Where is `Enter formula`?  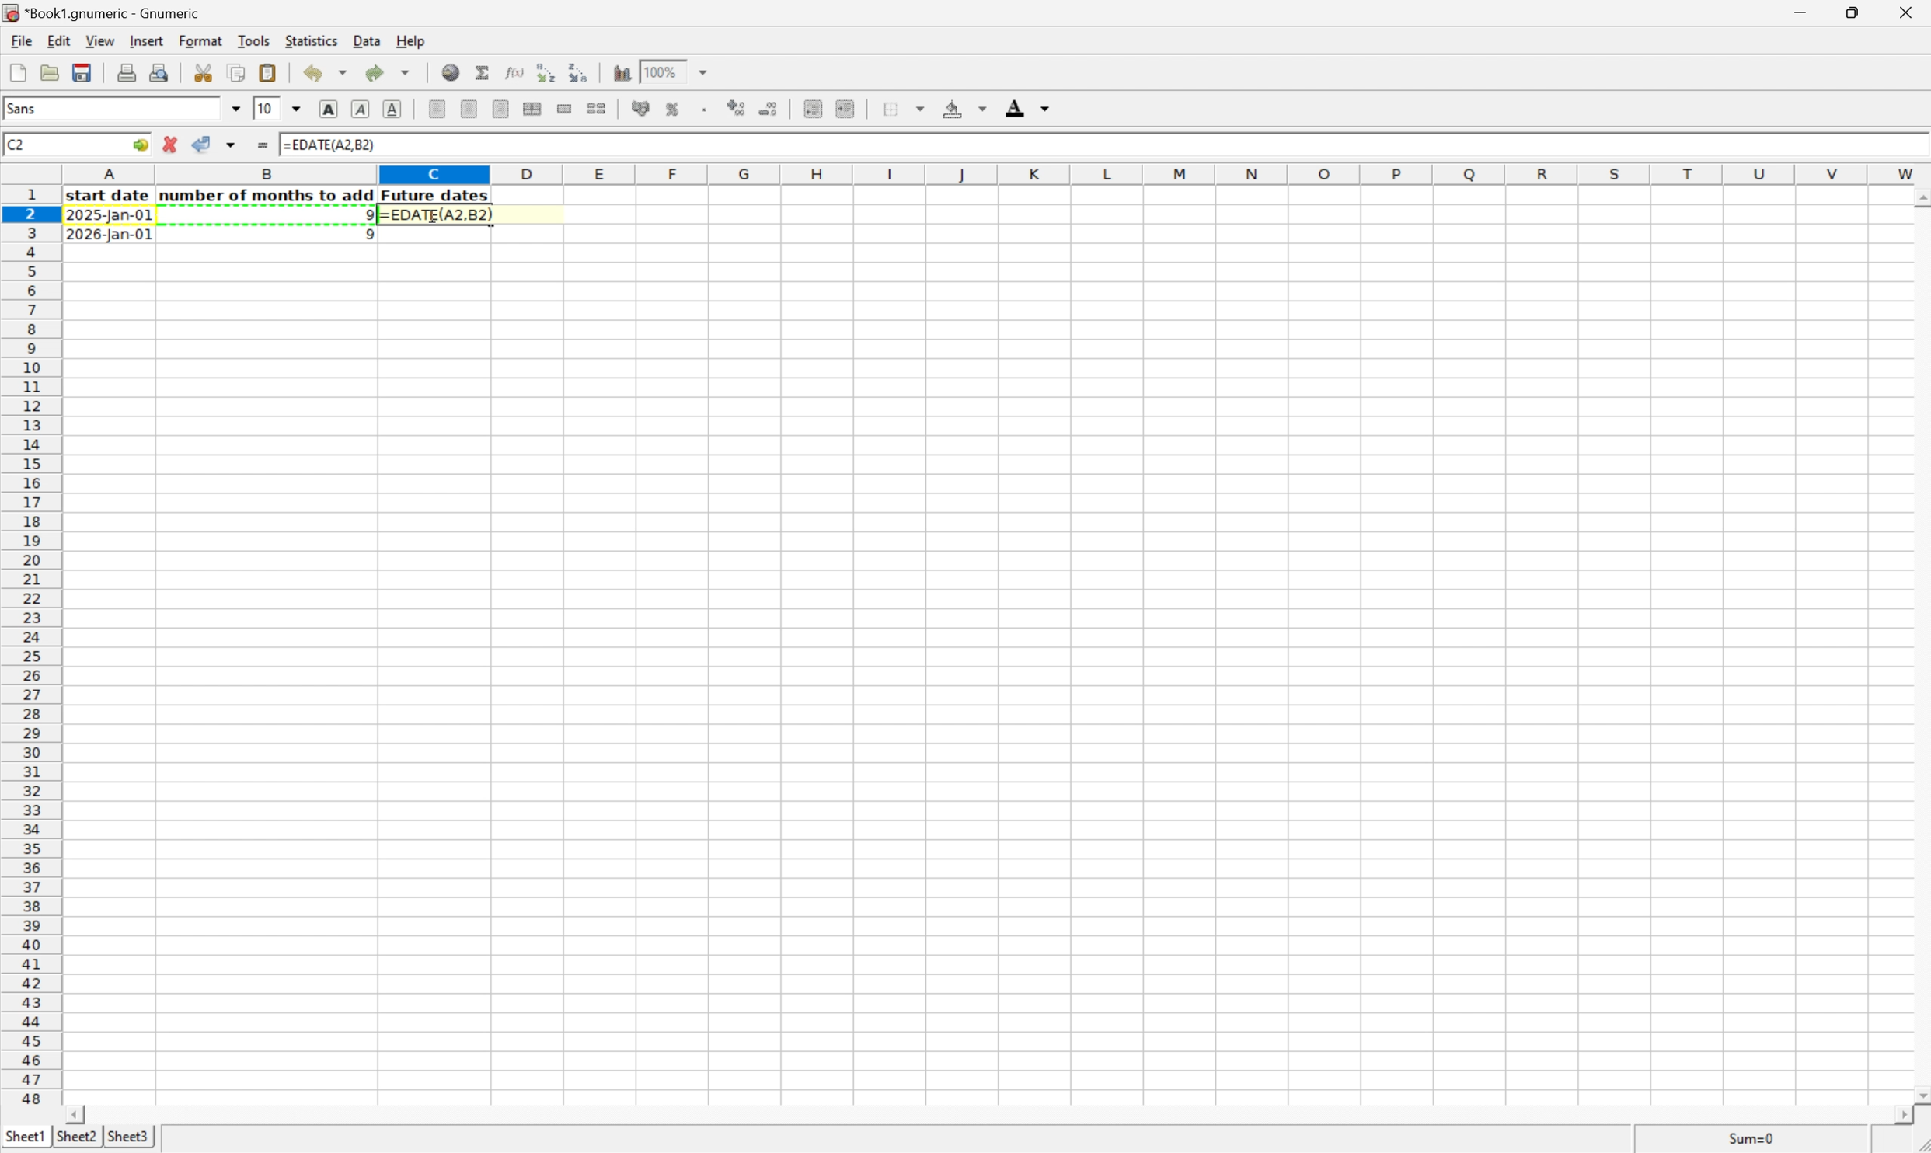
Enter formula is located at coordinates (264, 141).